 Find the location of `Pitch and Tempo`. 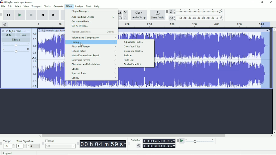

Pitch and Tempo is located at coordinates (93, 47).